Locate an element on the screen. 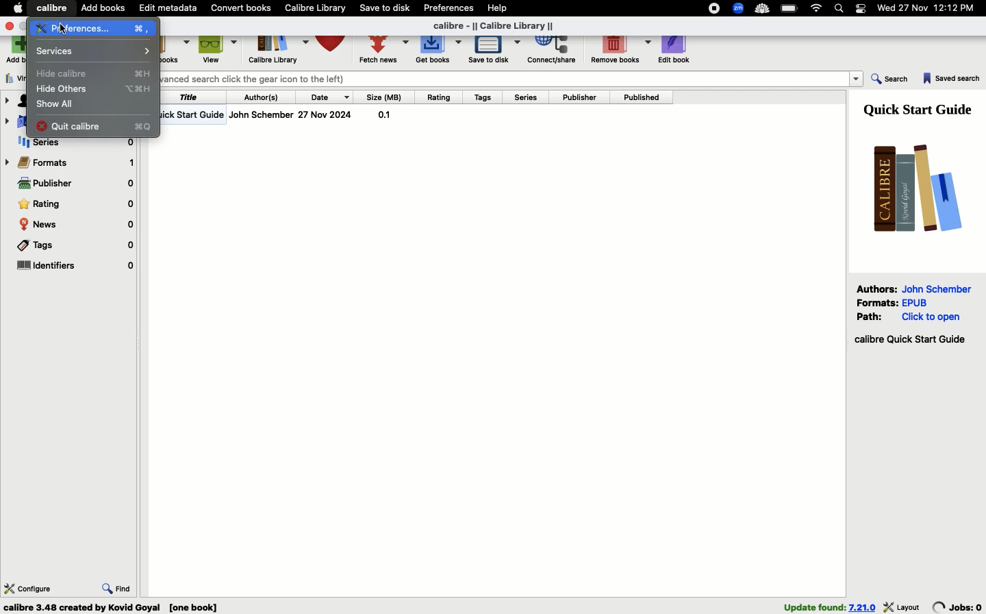 The width and height of the screenshot is (986, 614). Formats is located at coordinates (878, 302).